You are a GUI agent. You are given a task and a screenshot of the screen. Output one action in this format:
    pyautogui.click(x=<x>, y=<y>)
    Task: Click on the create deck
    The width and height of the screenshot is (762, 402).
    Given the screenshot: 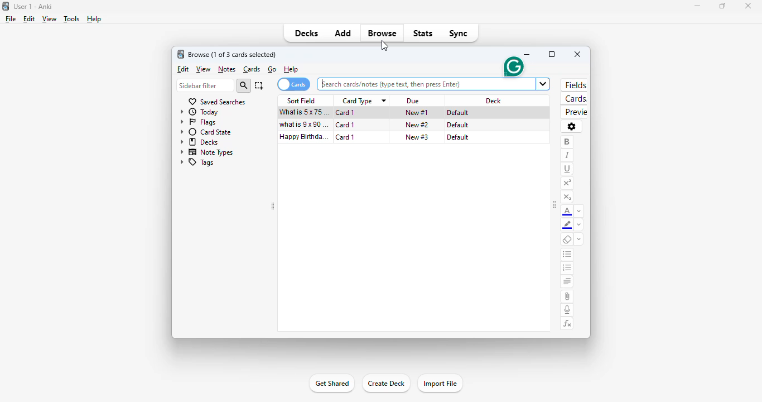 What is the action you would take?
    pyautogui.click(x=386, y=384)
    